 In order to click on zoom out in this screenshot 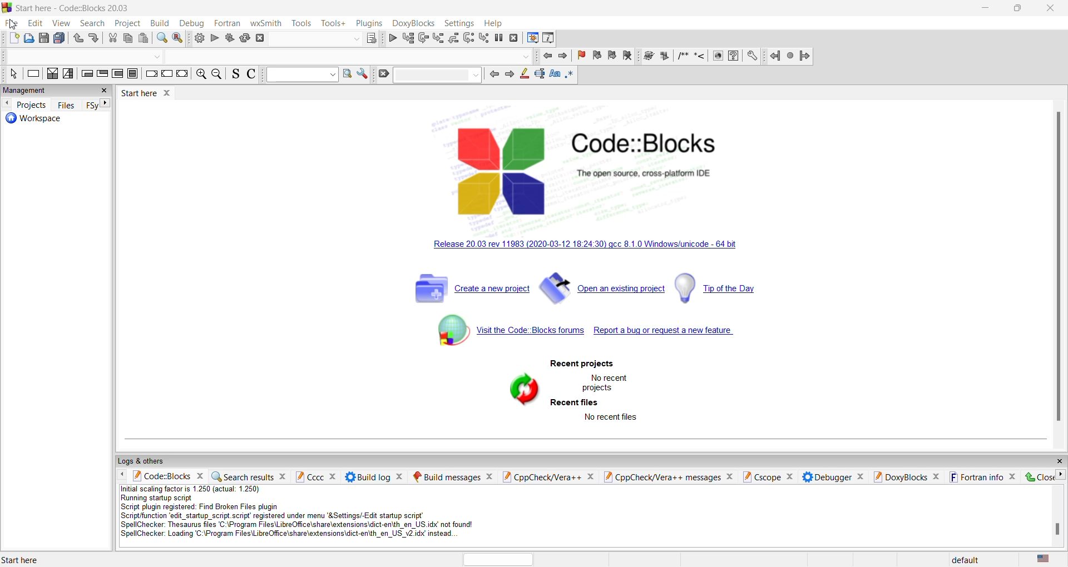, I will do `click(218, 74)`.